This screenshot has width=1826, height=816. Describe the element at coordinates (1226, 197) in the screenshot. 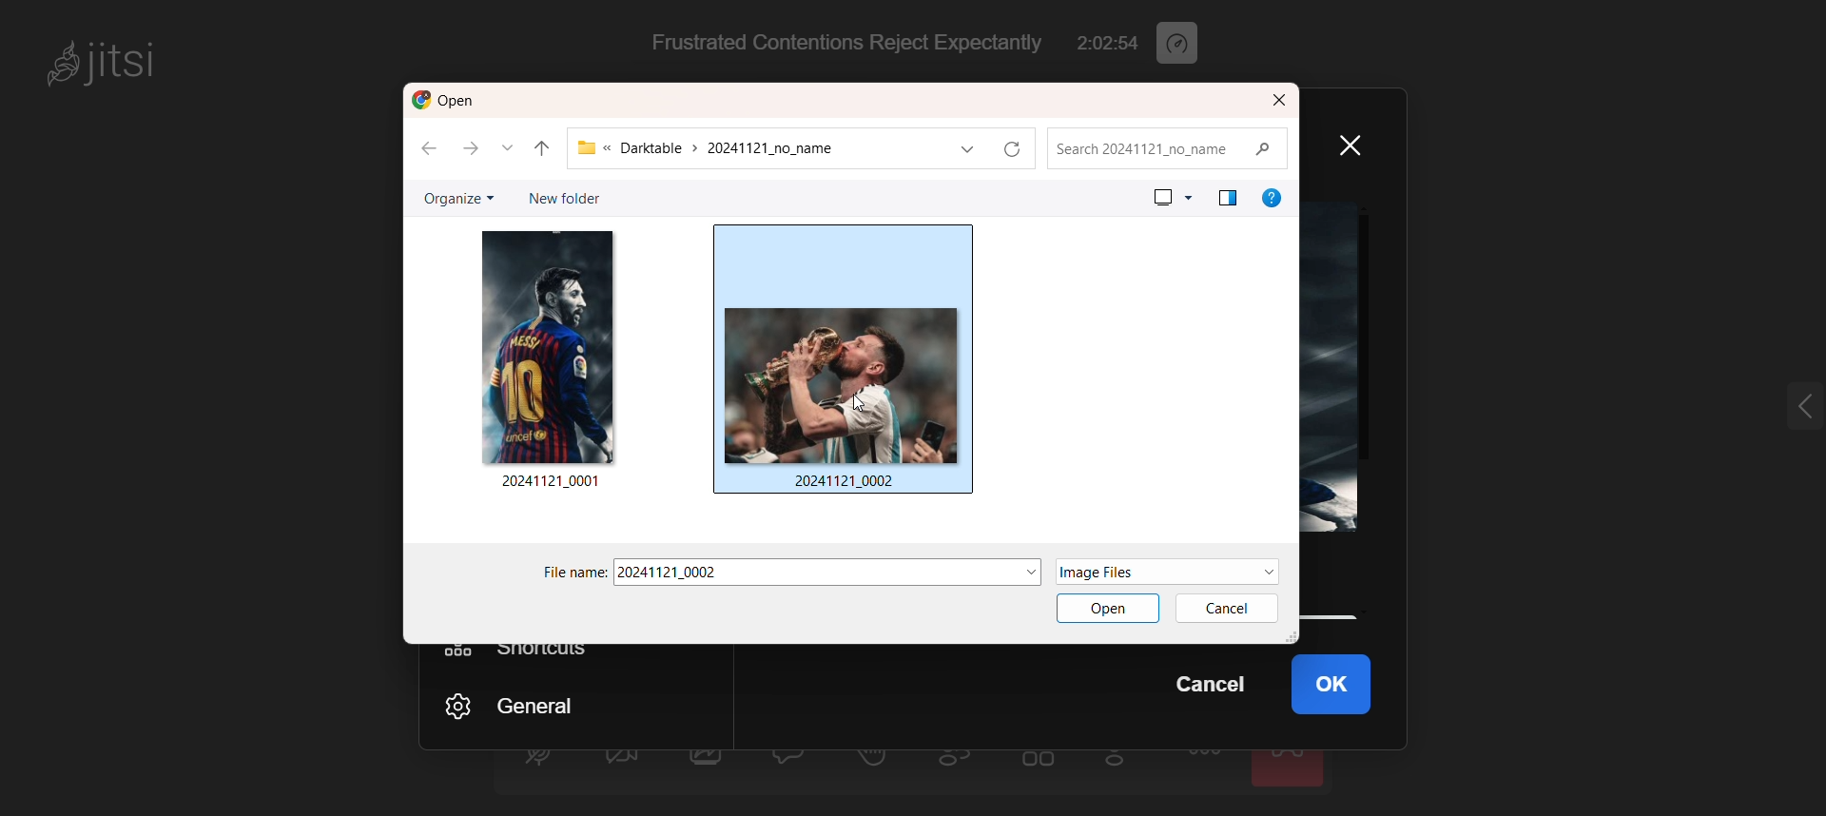

I see `layout` at that location.